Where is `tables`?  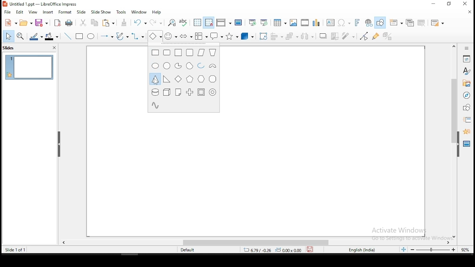
tables is located at coordinates (280, 23).